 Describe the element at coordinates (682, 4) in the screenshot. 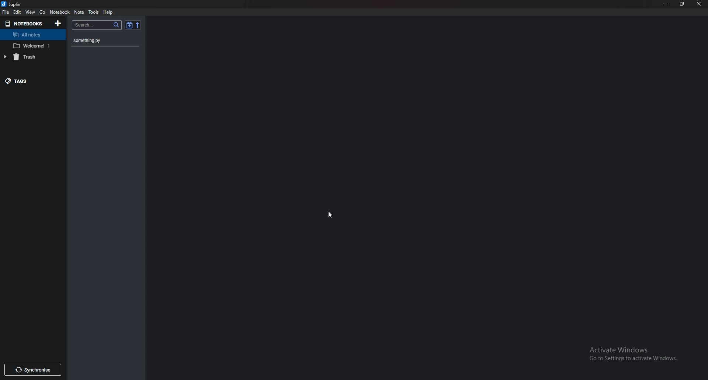

I see `Resize` at that location.